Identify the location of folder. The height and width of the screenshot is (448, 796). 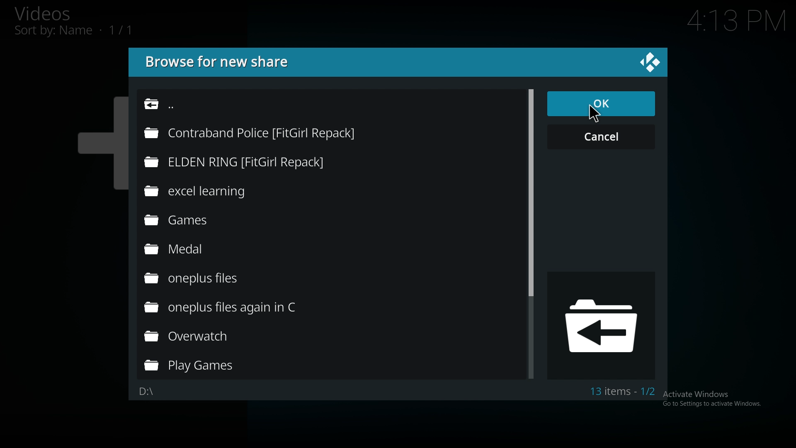
(221, 190).